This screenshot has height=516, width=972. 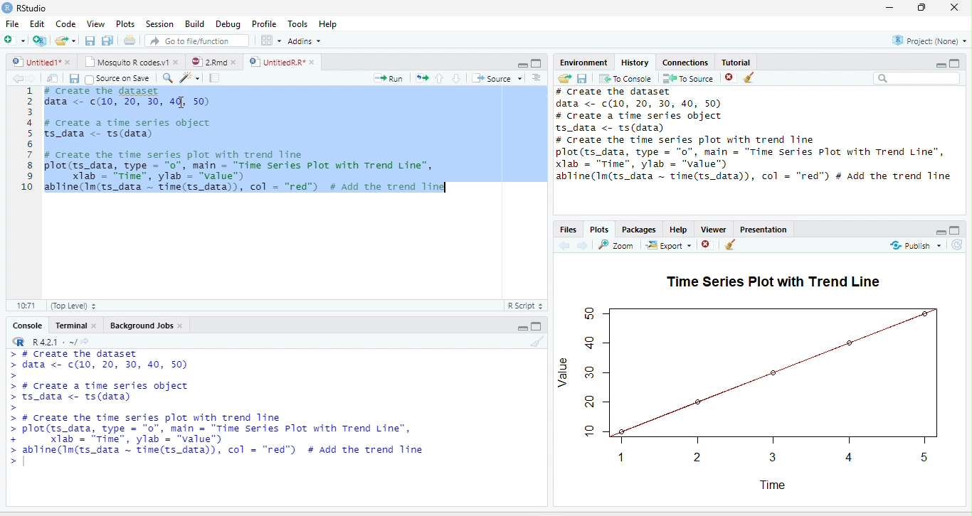 What do you see at coordinates (263, 24) in the screenshot?
I see `Profile` at bounding box center [263, 24].